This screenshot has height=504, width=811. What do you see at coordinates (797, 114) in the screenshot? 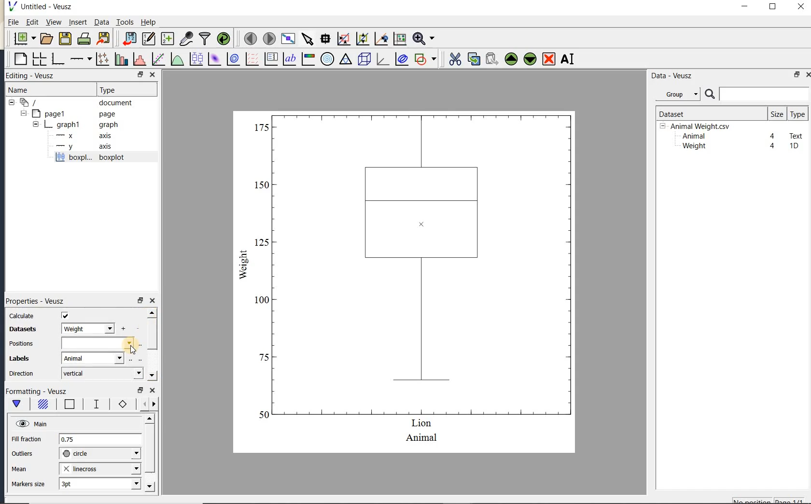
I see `type` at bounding box center [797, 114].